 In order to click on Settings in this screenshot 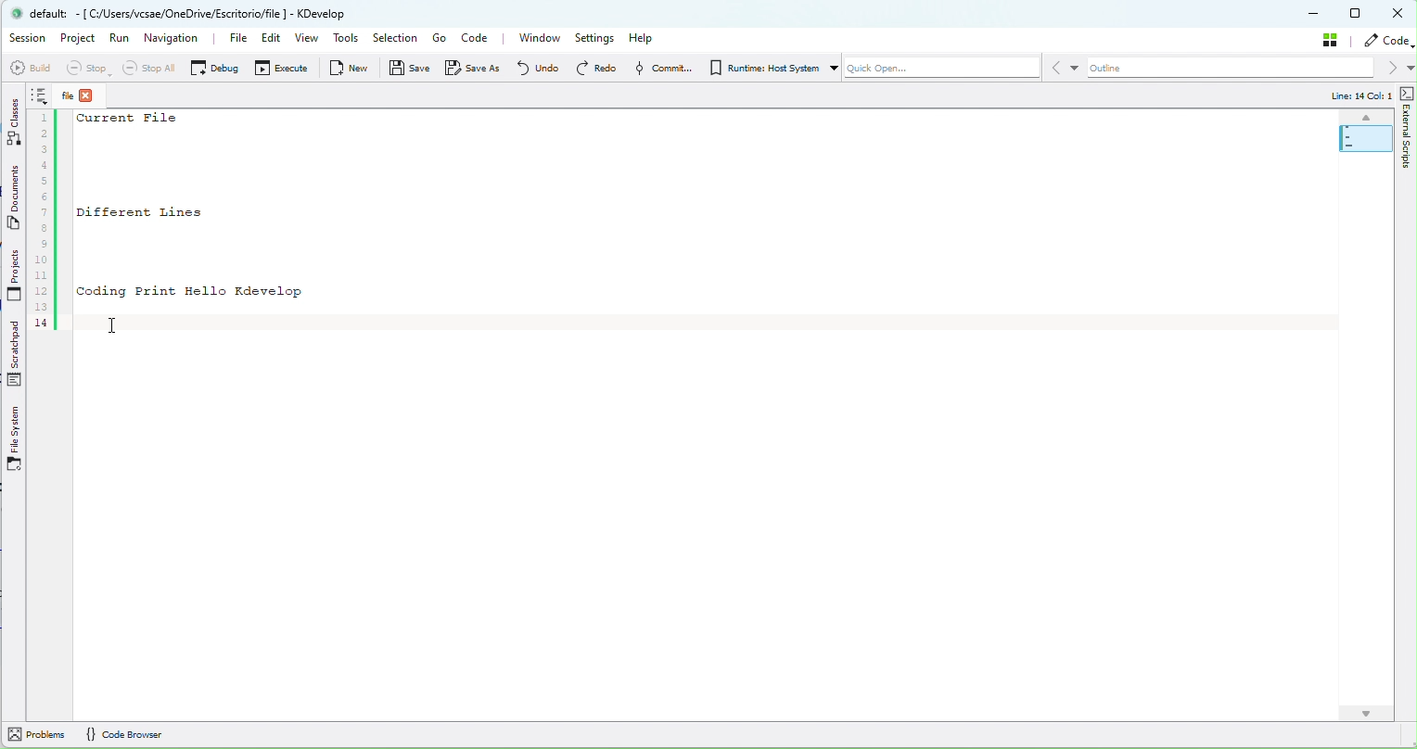, I will do `click(597, 38)`.